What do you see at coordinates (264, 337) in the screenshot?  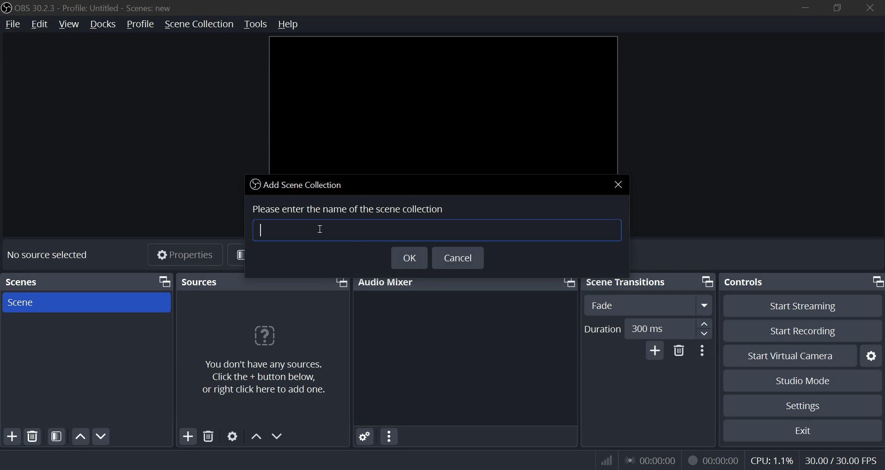 I see `question mark icon` at bounding box center [264, 337].